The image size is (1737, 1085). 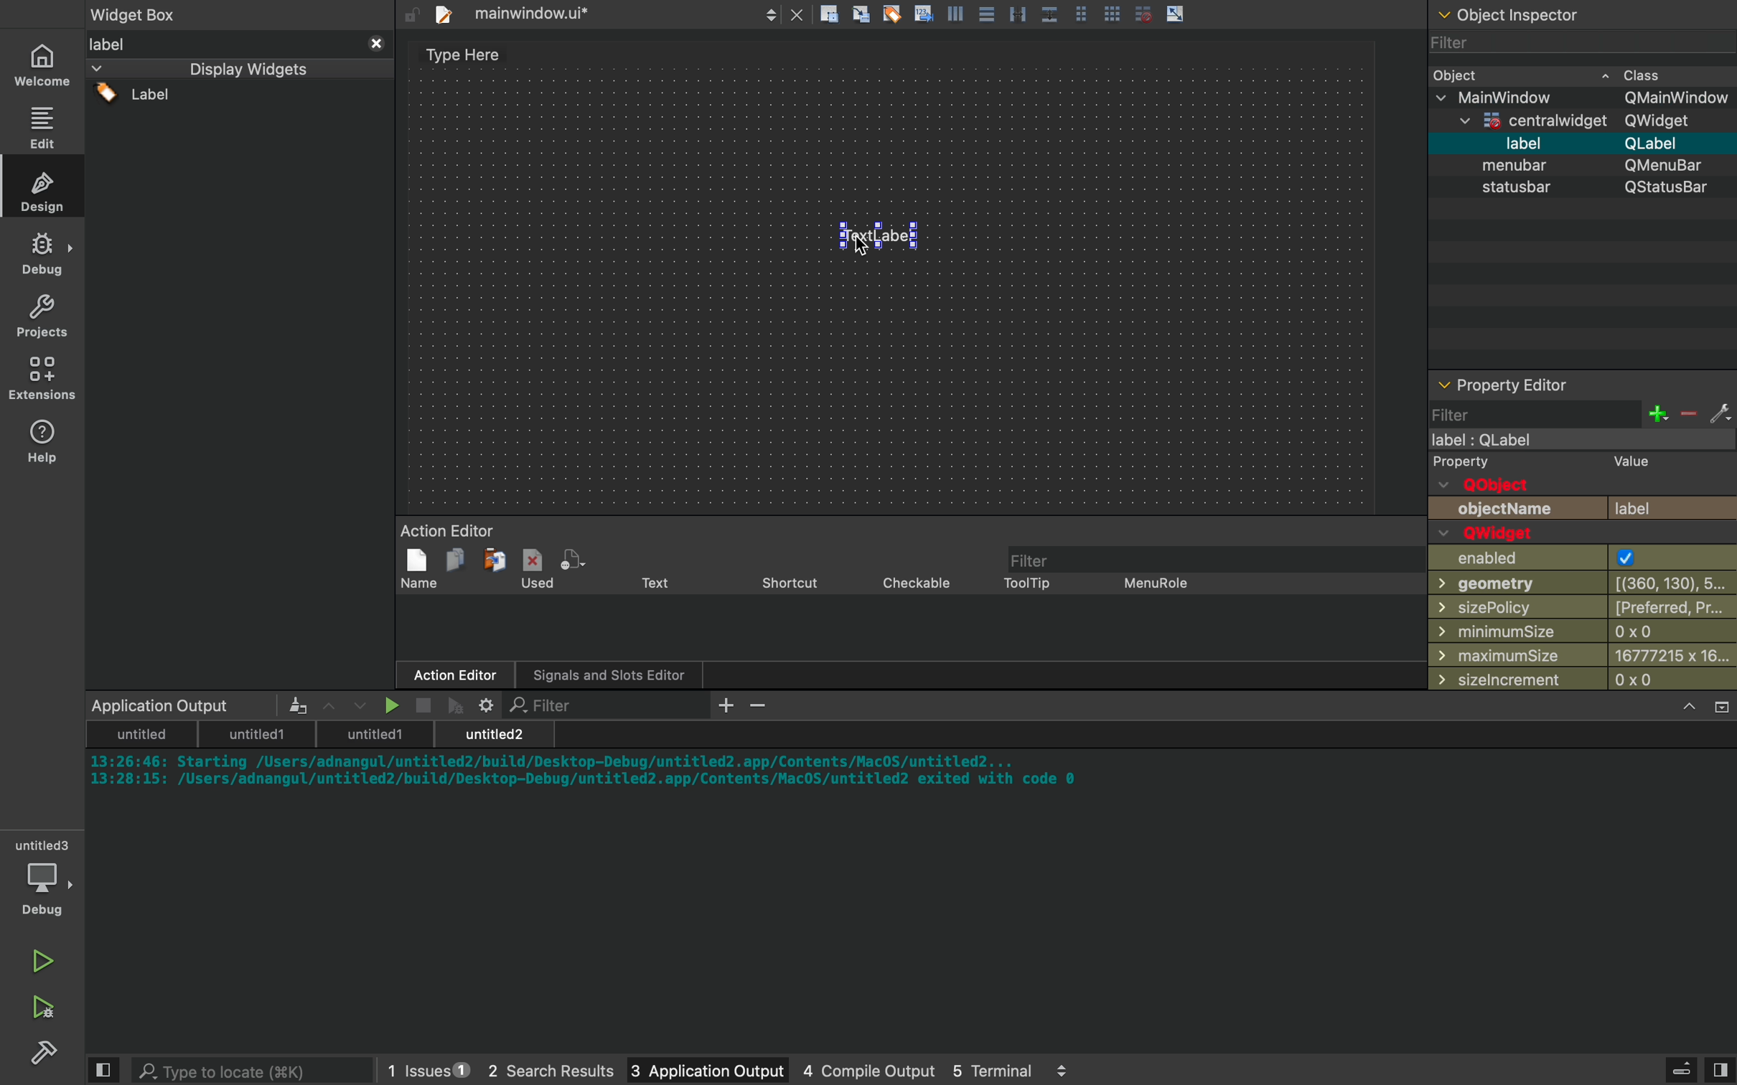 What do you see at coordinates (47, 1055) in the screenshot?
I see `` at bounding box center [47, 1055].